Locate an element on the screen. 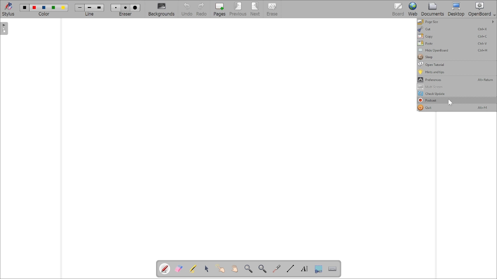 Image resolution: width=497 pixels, height=279 pixels. Write text is located at coordinates (304, 269).